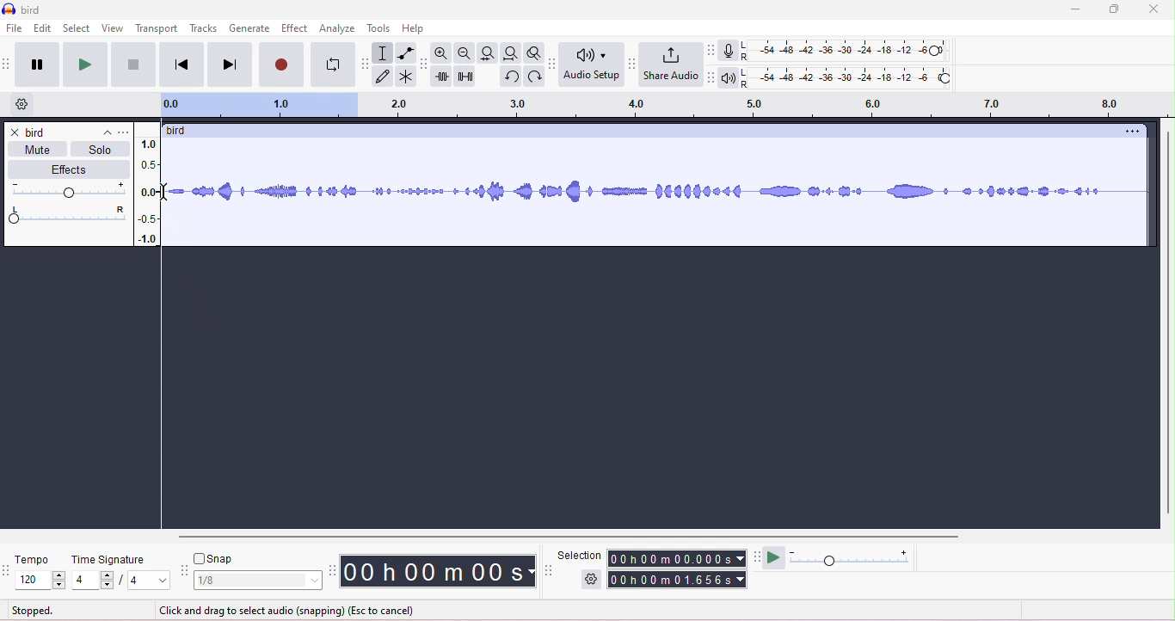  I want to click on time signature, so click(111, 559).